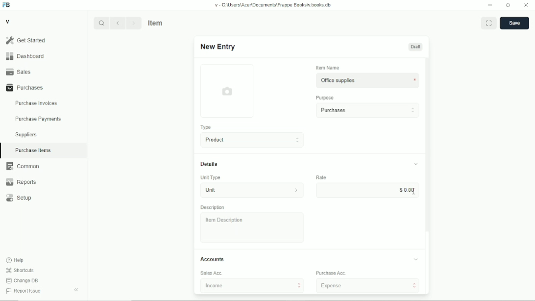  Describe the element at coordinates (16, 260) in the screenshot. I see `help` at that location.